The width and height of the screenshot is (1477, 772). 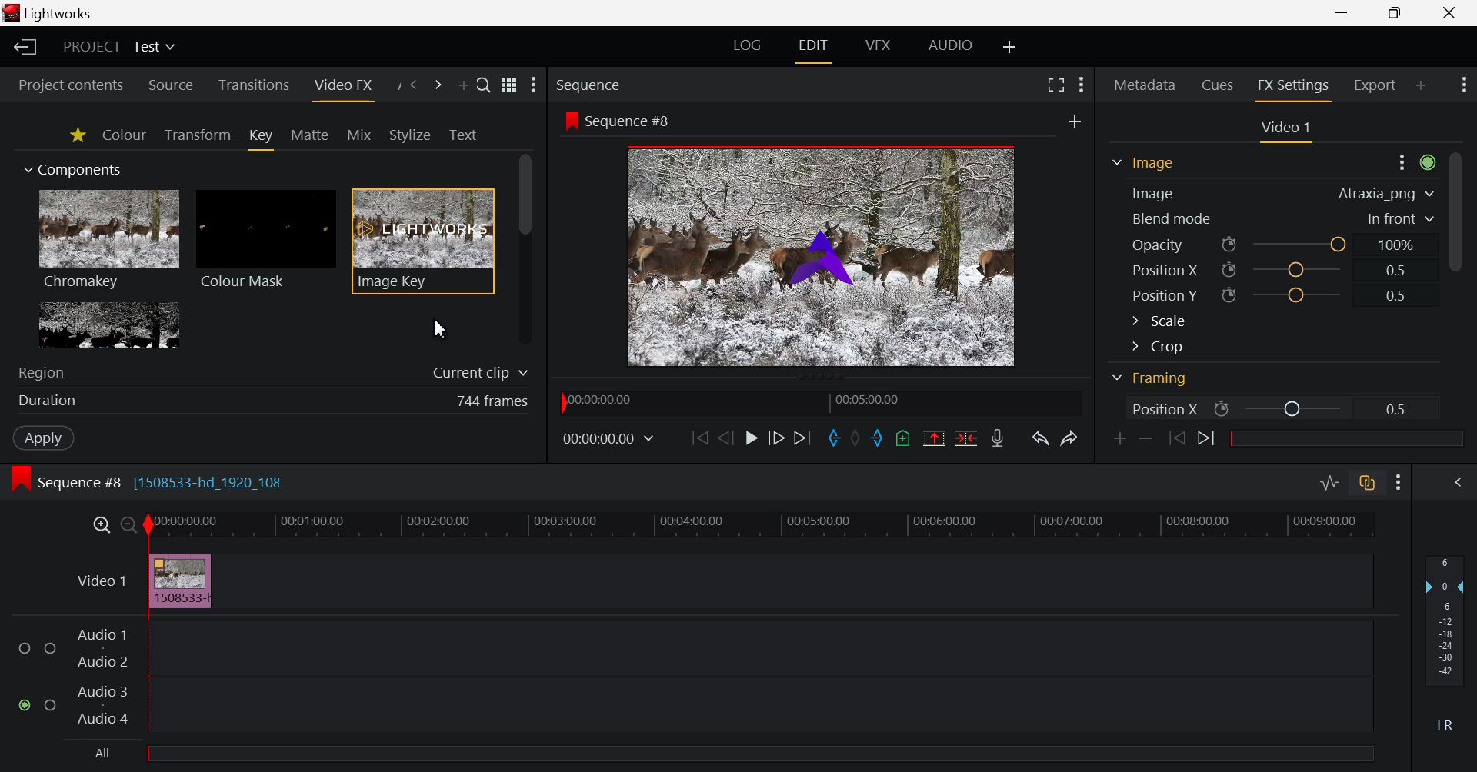 What do you see at coordinates (1162, 295) in the screenshot?
I see `Position Y` at bounding box center [1162, 295].